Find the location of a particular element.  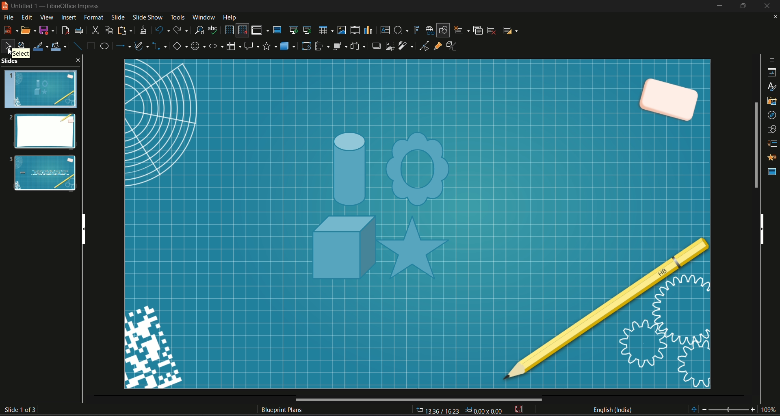

shadow is located at coordinates (375, 45).